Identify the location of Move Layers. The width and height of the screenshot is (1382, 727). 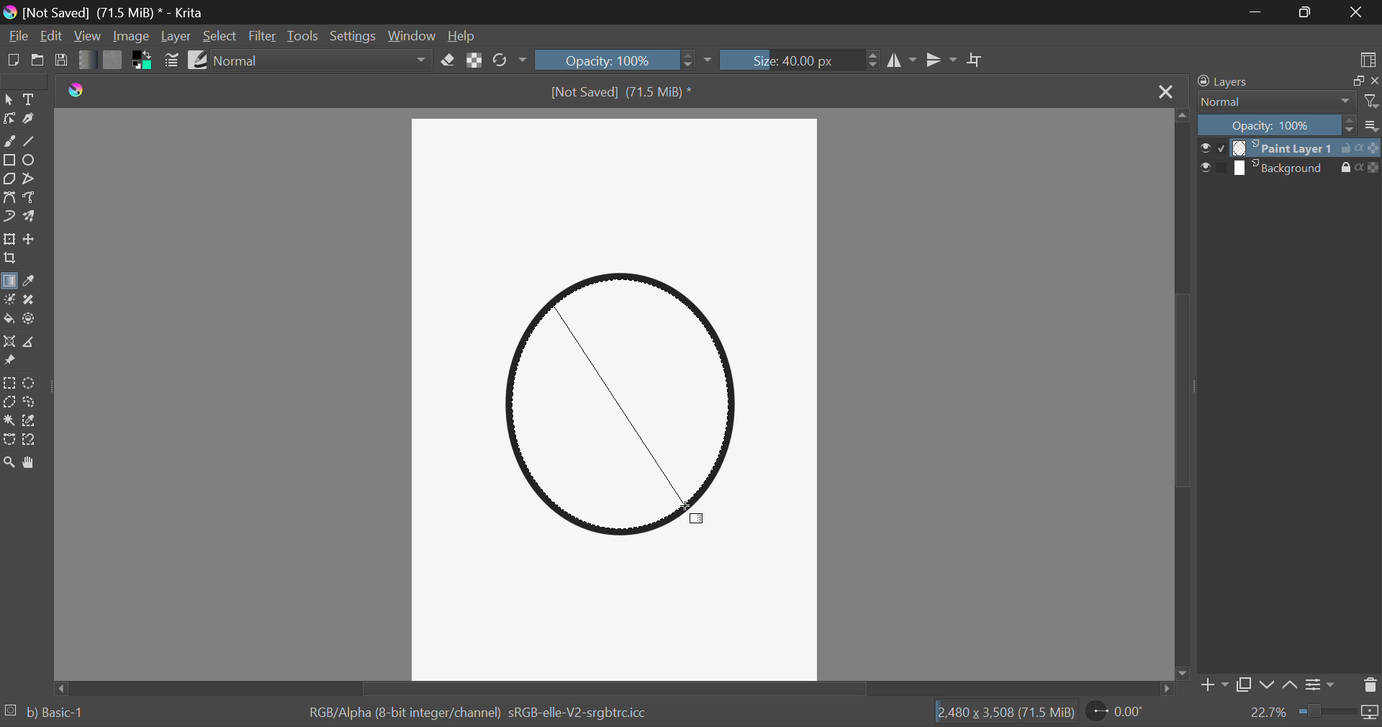
(32, 241).